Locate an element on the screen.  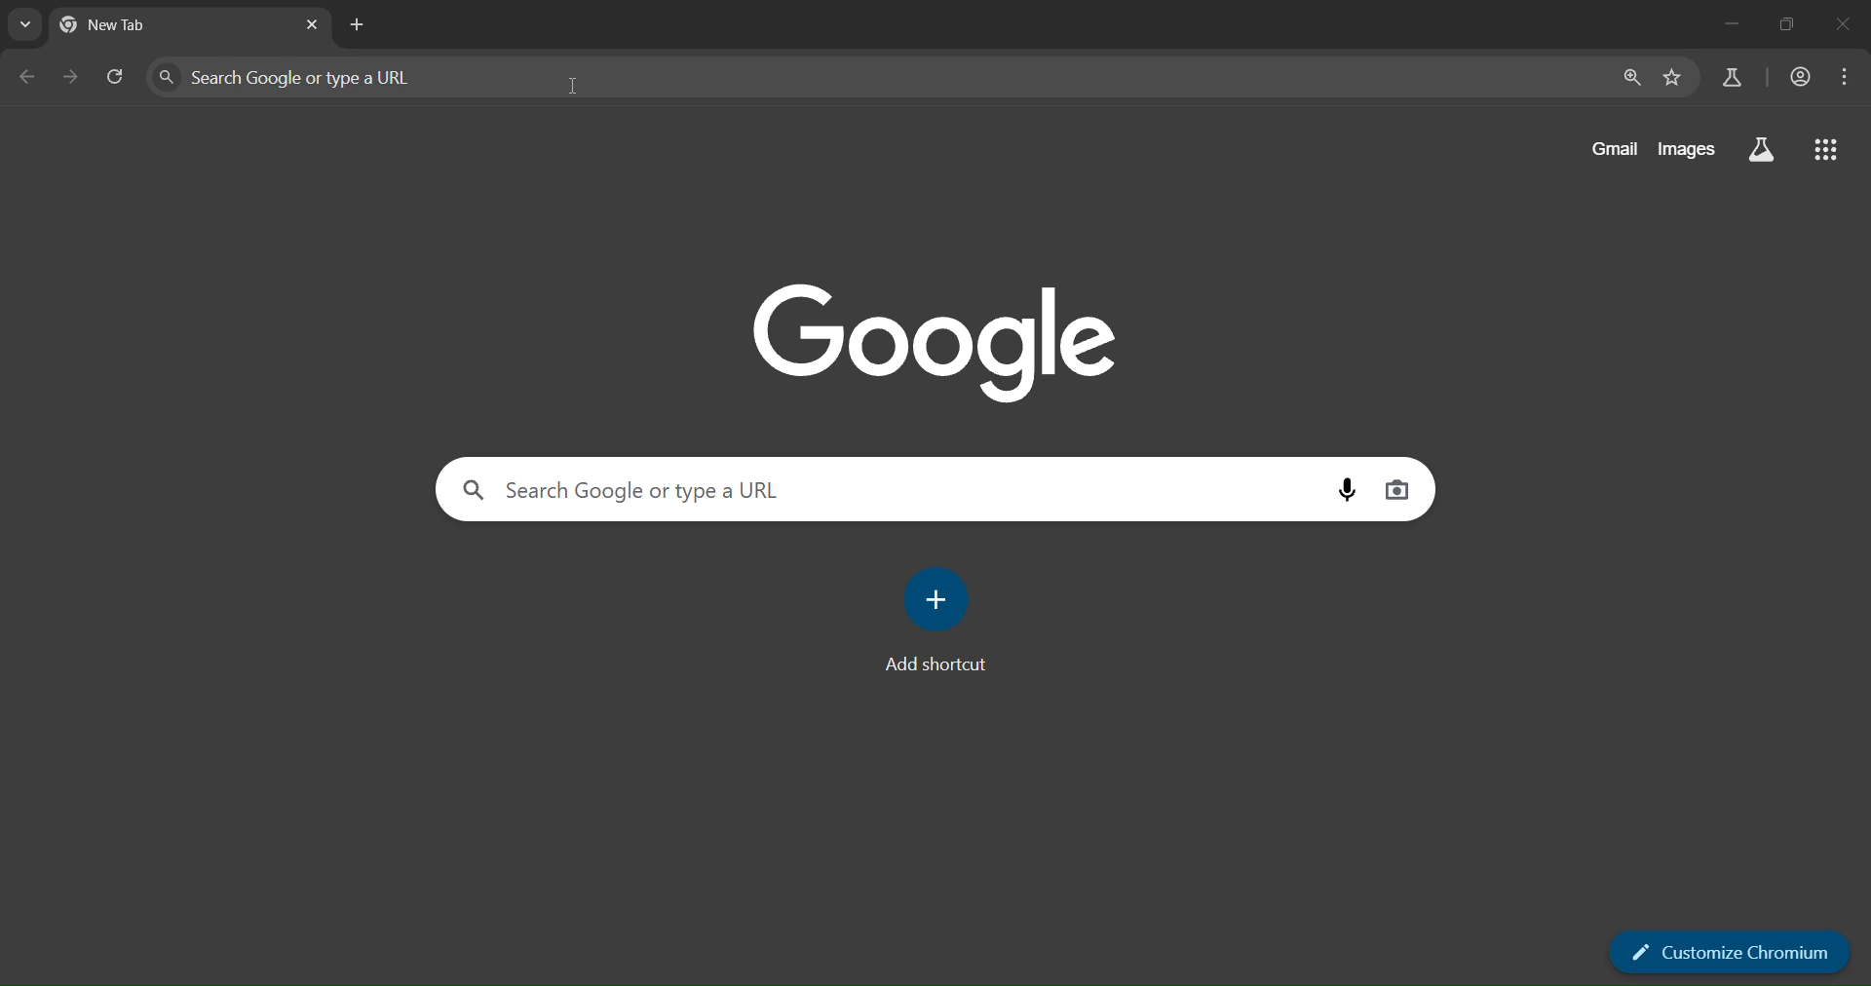
zoom is located at coordinates (1633, 78).